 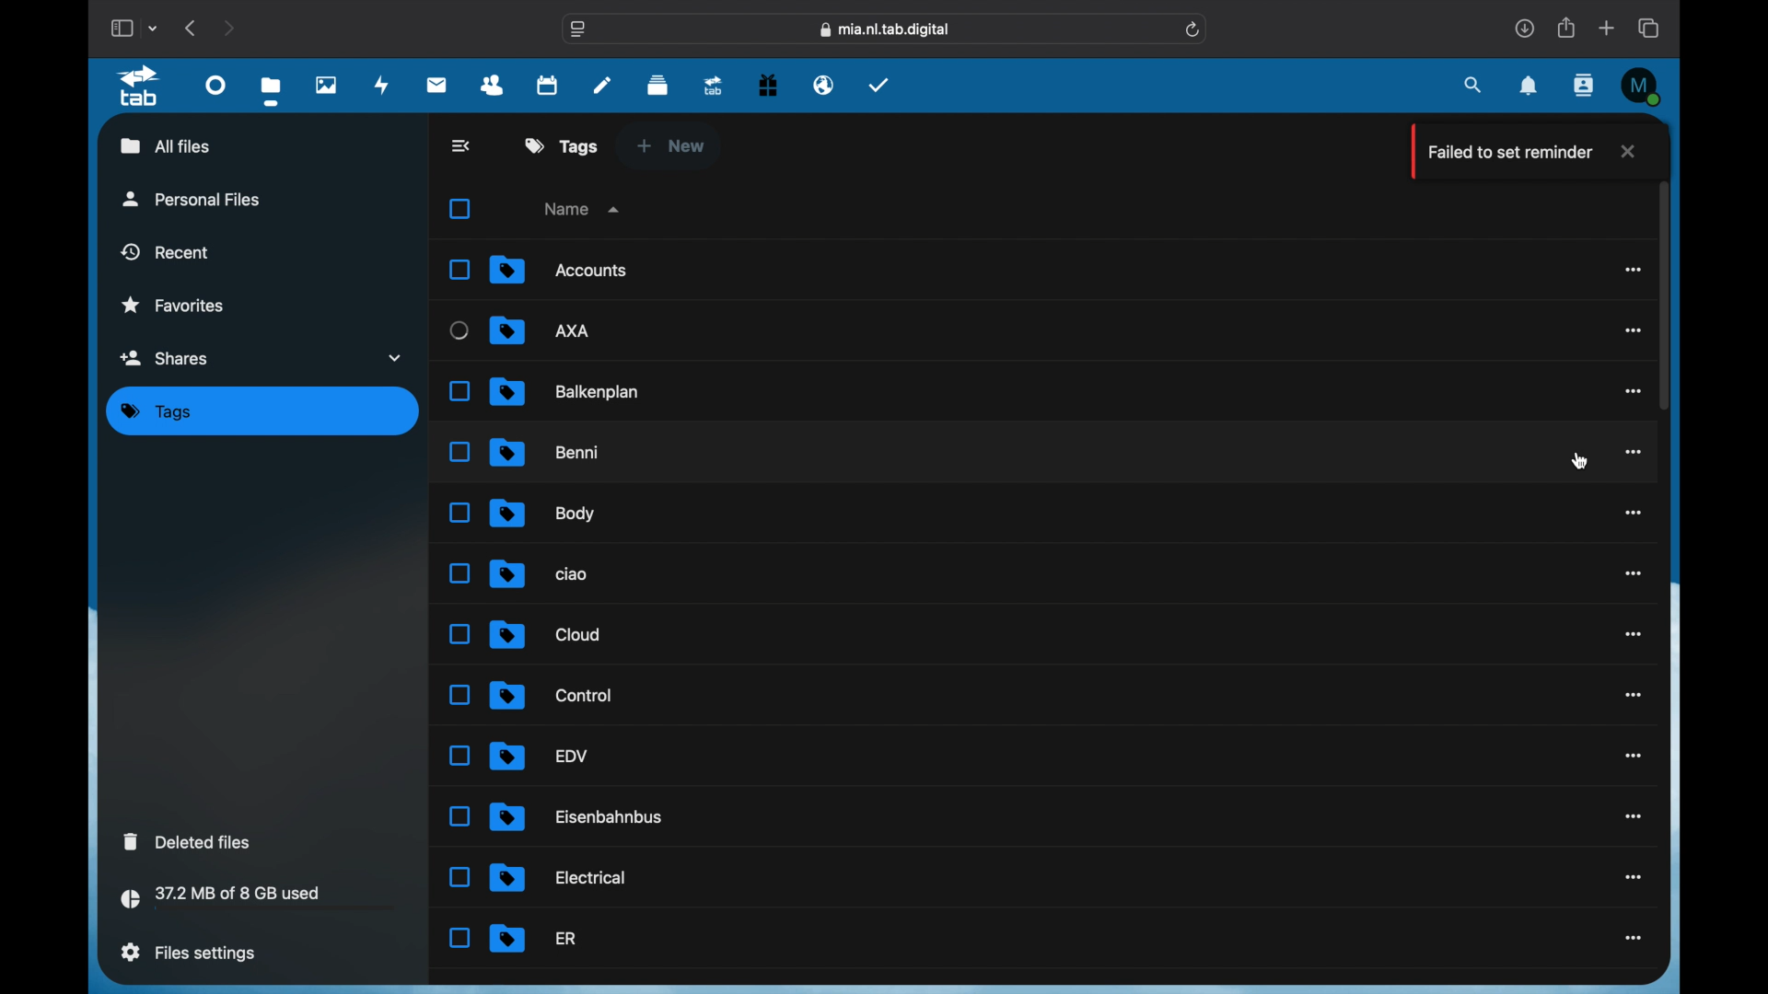 I want to click on file, so click(x=579, y=816).